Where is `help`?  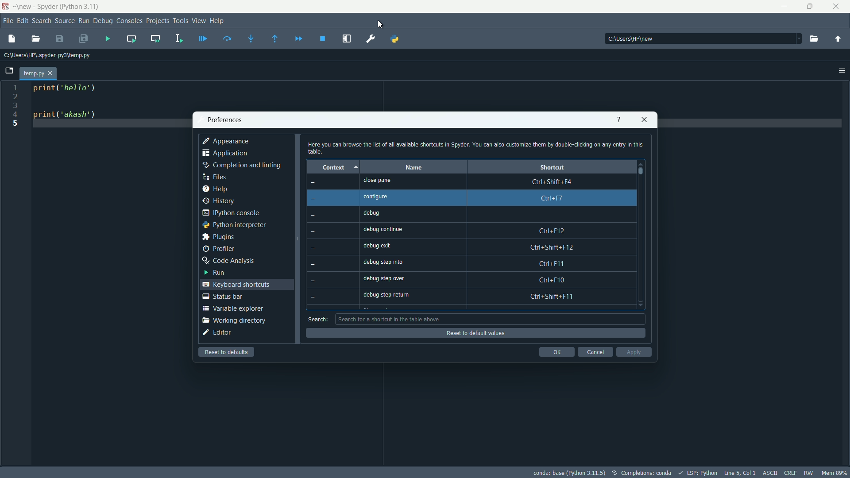 help is located at coordinates (214, 189).